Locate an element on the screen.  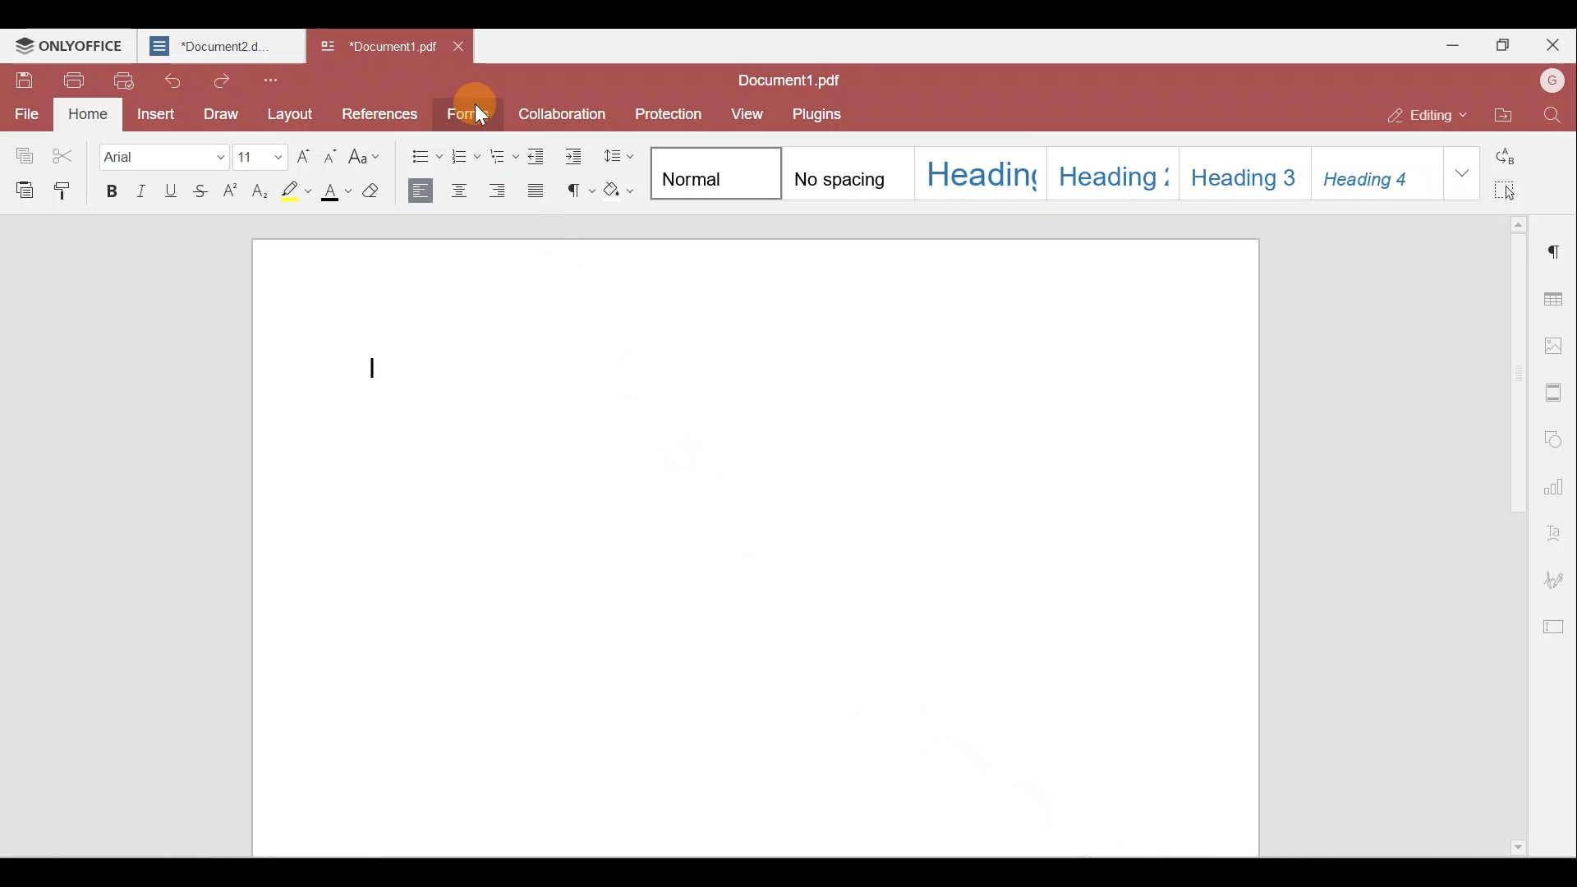
No spacing is located at coordinates (848, 173).